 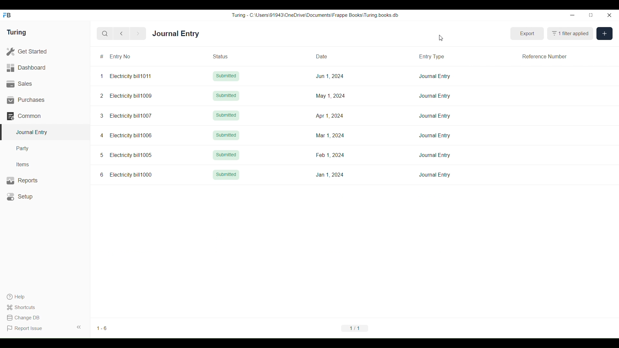 What do you see at coordinates (435, 175) in the screenshot?
I see `Journal Entry` at bounding box center [435, 175].